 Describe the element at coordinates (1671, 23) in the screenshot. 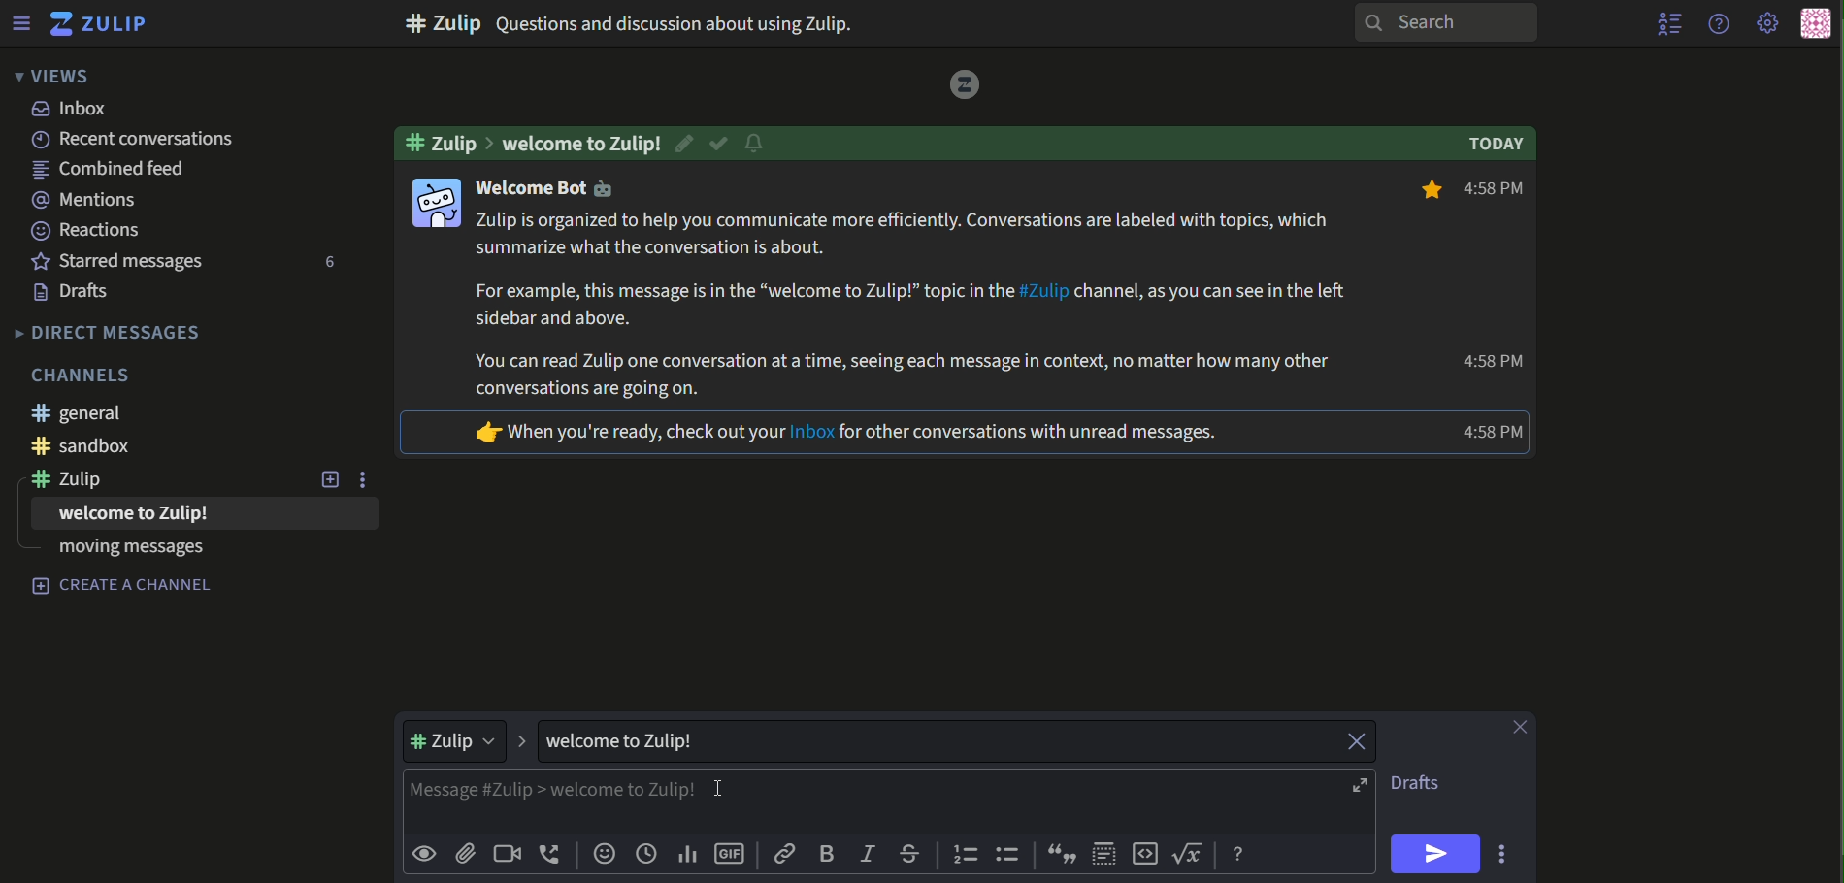

I see `user list` at that location.